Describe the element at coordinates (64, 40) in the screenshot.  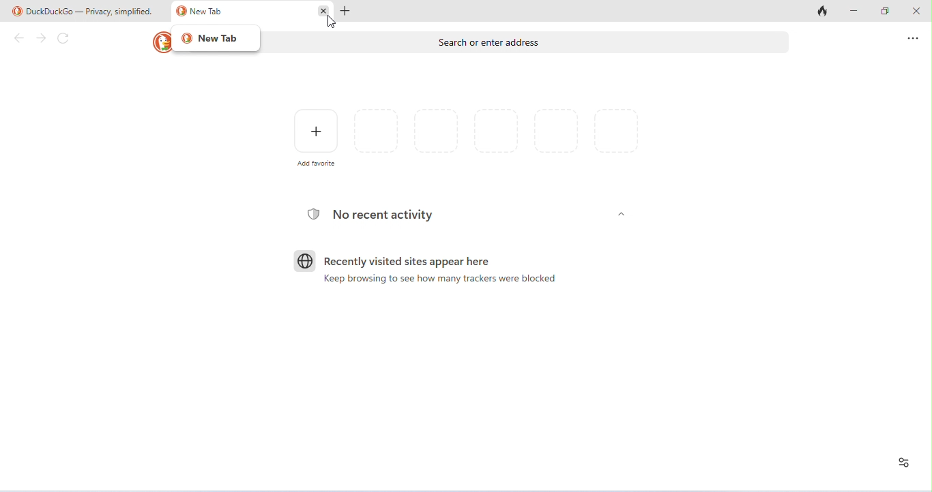
I see `refresh` at that location.